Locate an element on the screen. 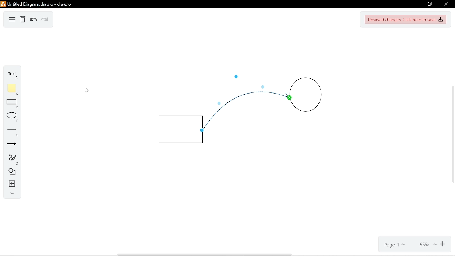 This screenshot has height=256, width=455. Freehand is located at coordinates (10, 158).